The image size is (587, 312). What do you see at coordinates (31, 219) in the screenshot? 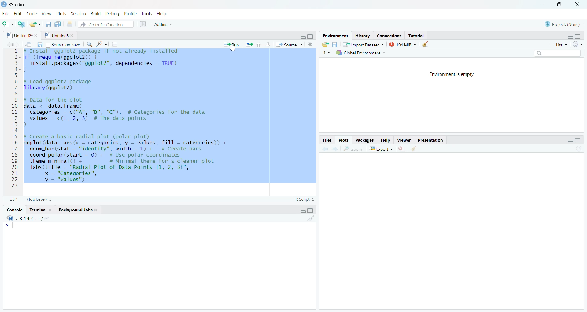
I see `R442. ~/` at bounding box center [31, 219].